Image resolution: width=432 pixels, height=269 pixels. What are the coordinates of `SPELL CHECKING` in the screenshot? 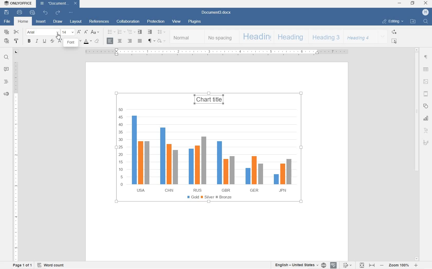 It's located at (334, 265).